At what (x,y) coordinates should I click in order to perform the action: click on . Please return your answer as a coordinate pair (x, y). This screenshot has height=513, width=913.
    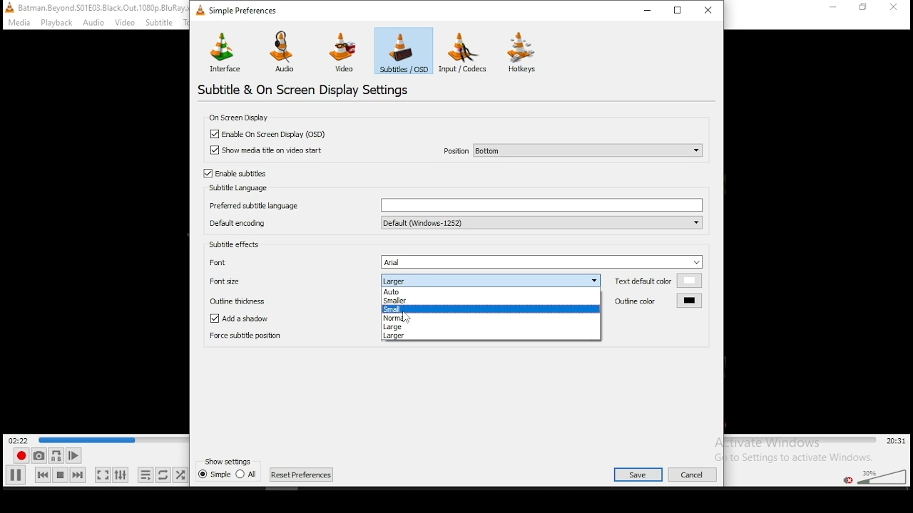
    Looking at the image, I should click on (697, 473).